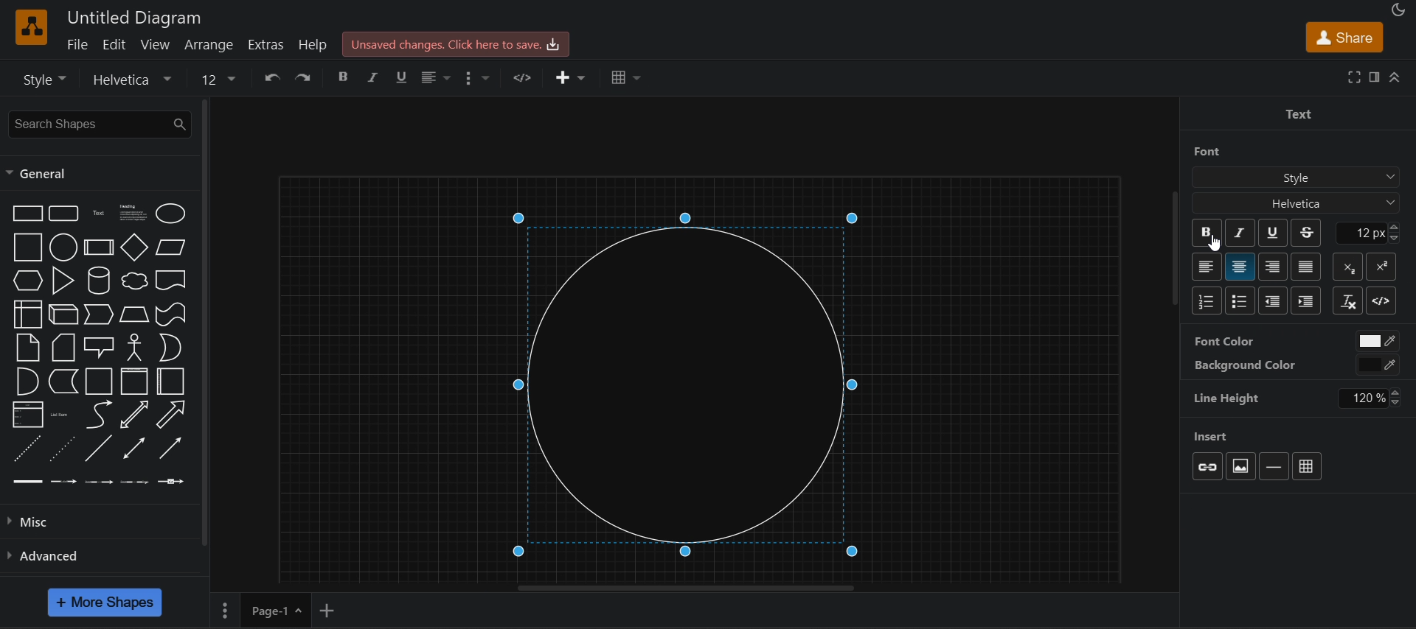  I want to click on numbered list, so click(1208, 300).